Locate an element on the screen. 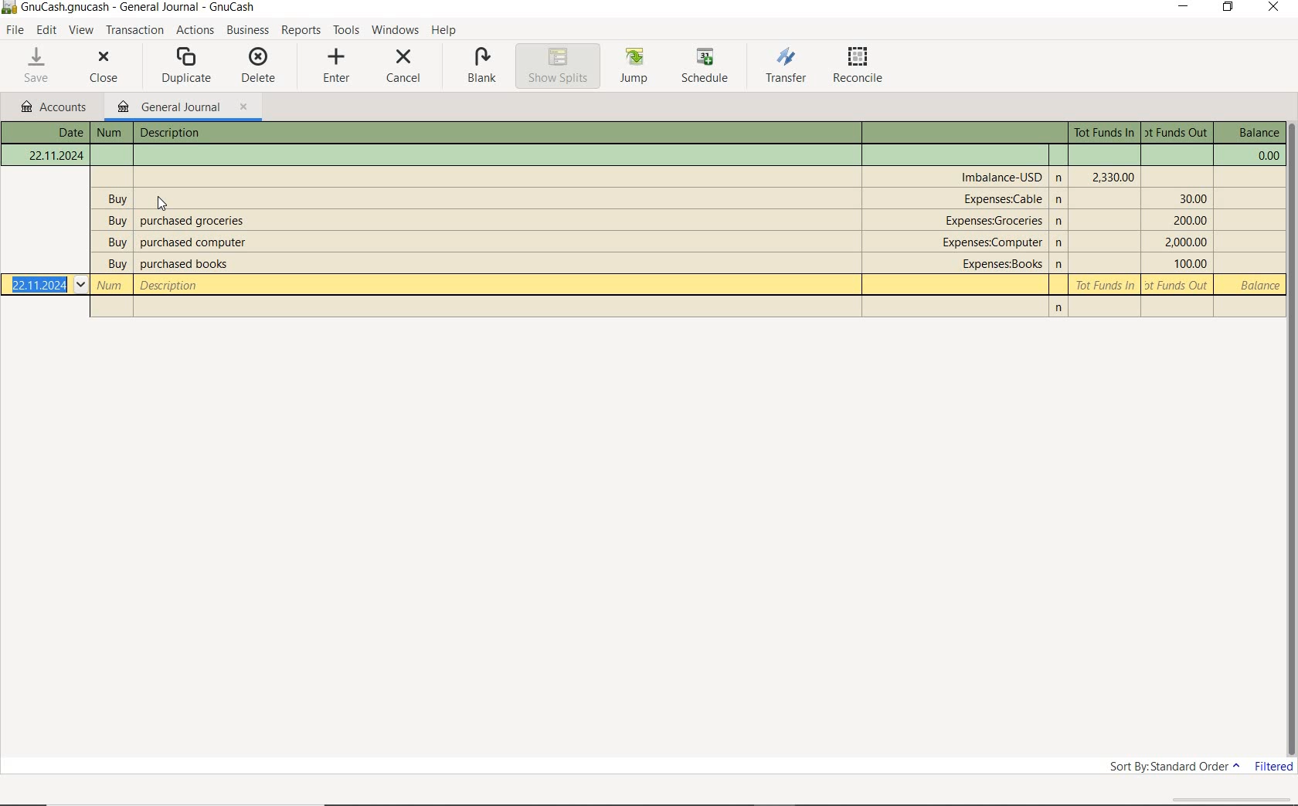 The width and height of the screenshot is (1298, 806). FILE is located at coordinates (13, 32).